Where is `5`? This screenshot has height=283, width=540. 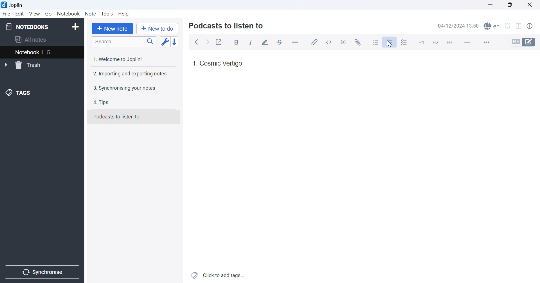 5 is located at coordinates (52, 53).